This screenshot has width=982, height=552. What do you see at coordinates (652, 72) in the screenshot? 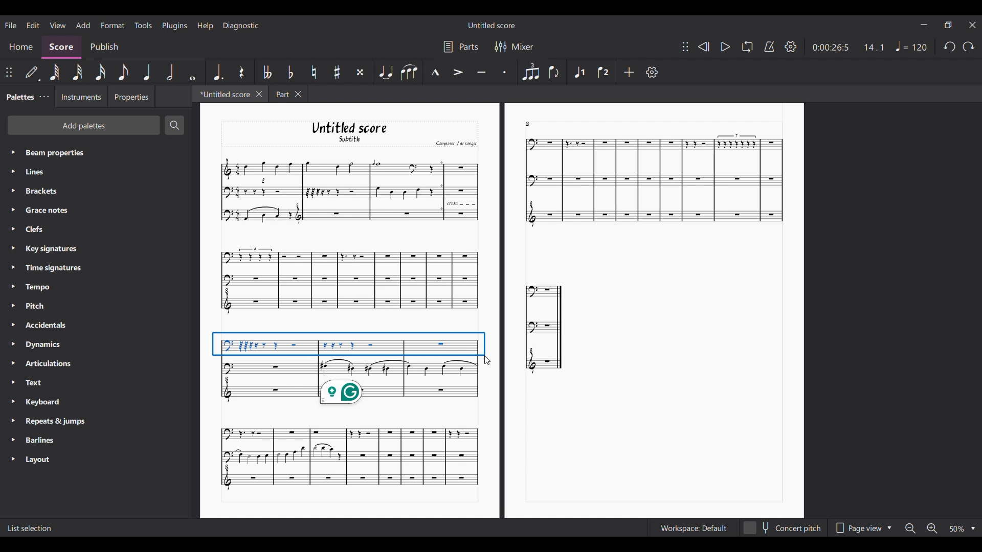
I see `Settings` at bounding box center [652, 72].